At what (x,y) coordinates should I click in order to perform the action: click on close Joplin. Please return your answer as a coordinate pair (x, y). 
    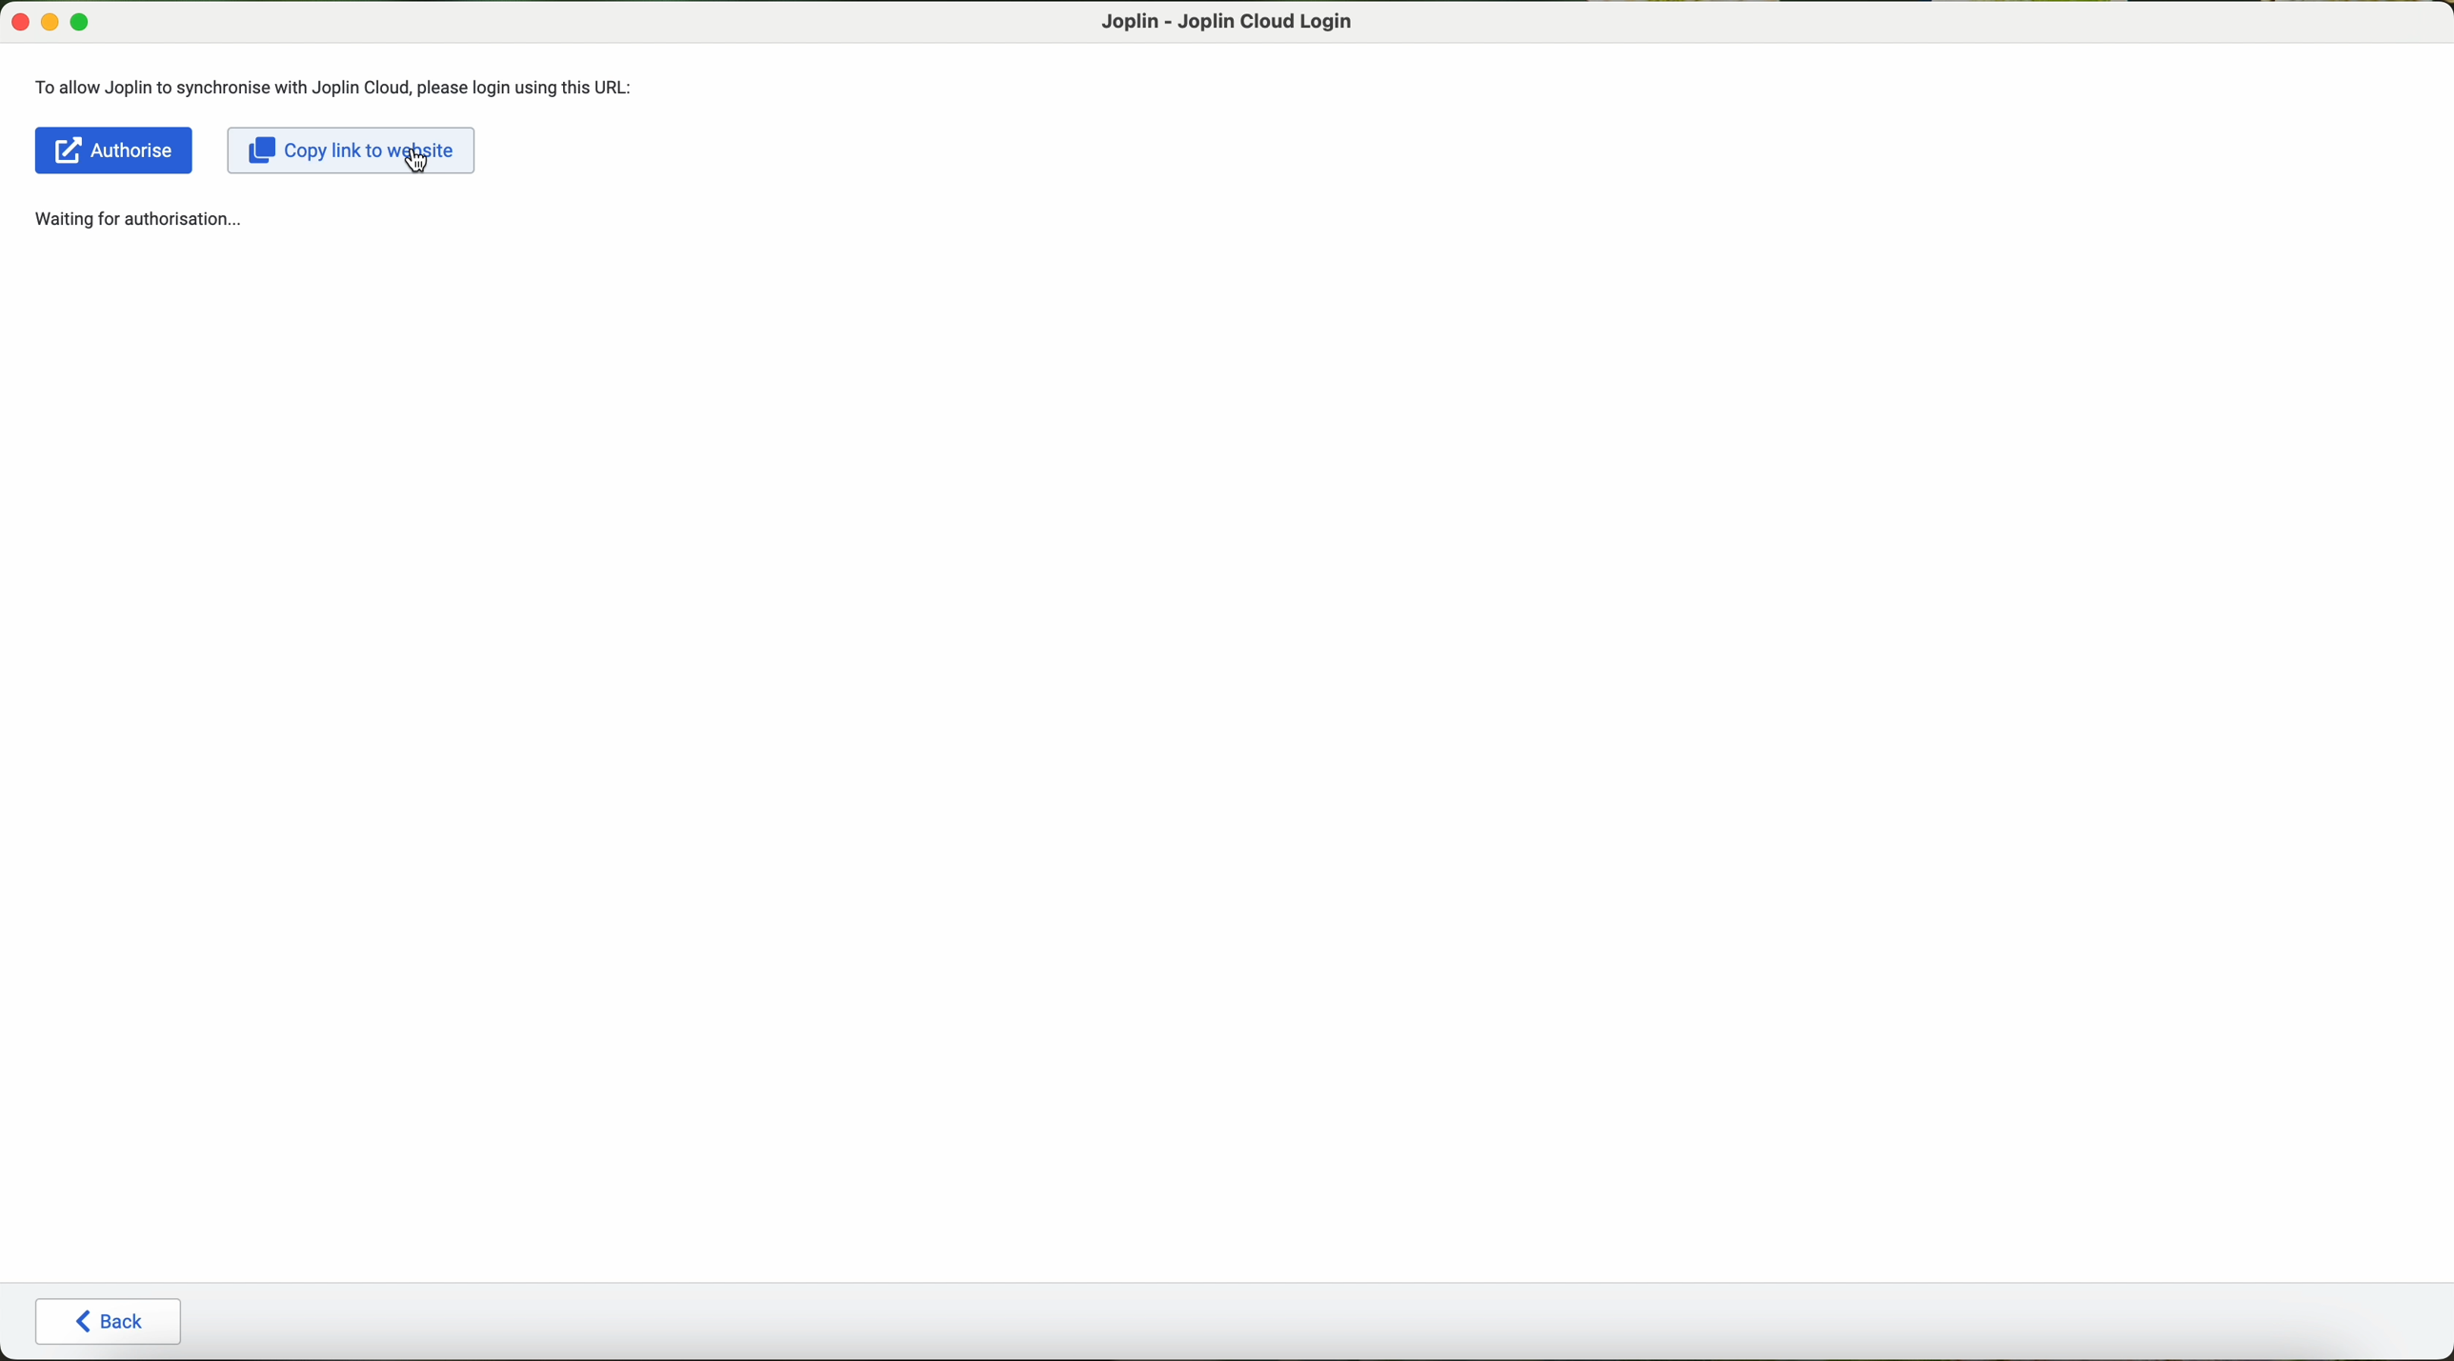
    Looking at the image, I should click on (20, 23).